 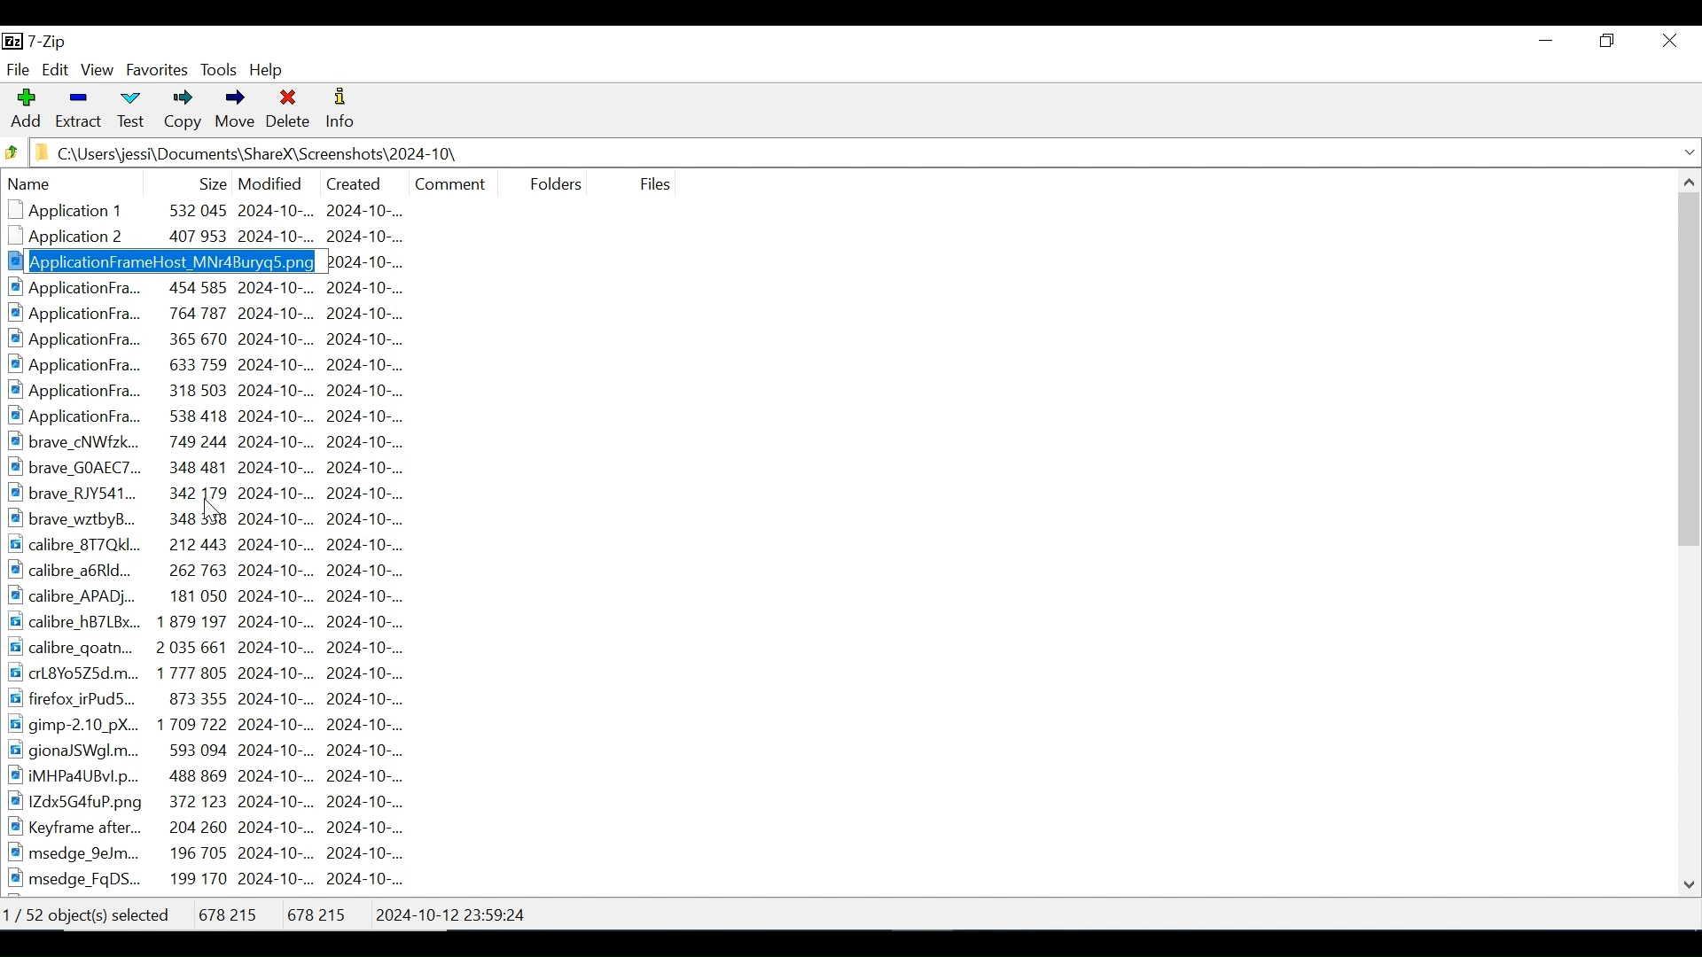 What do you see at coordinates (213, 511) in the screenshot?
I see `Cursor` at bounding box center [213, 511].